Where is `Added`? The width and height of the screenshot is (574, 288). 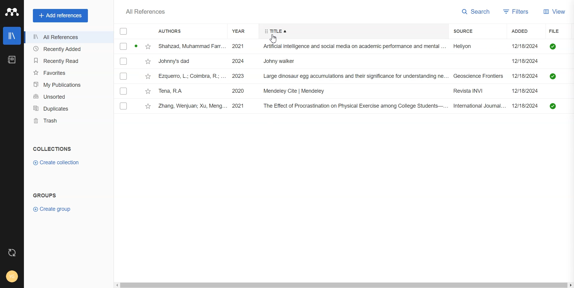 Added is located at coordinates (526, 31).